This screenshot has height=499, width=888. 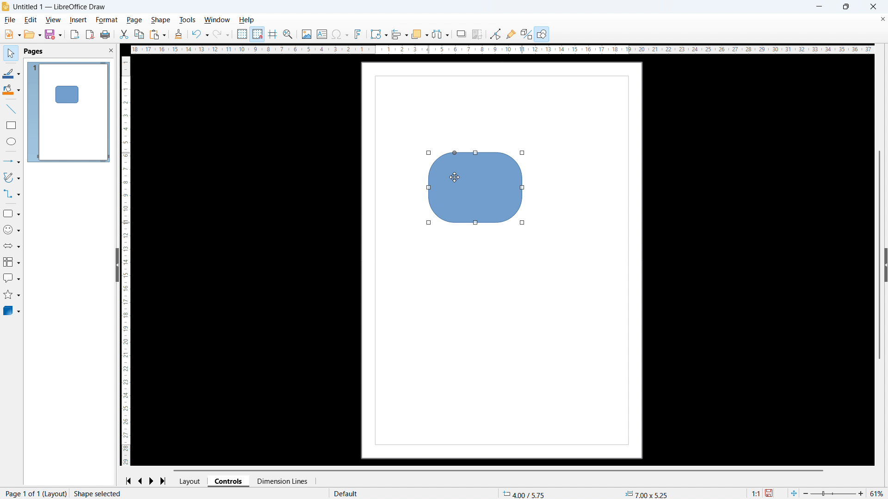 I want to click on Transformations , so click(x=379, y=34).